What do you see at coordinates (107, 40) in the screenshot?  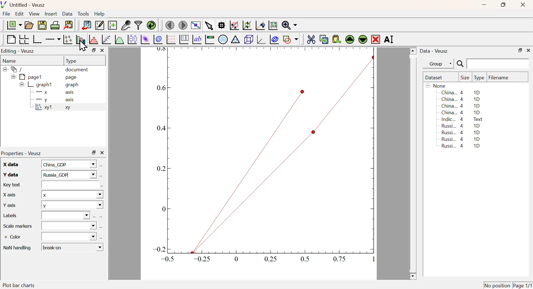 I see `Fit a function to data` at bounding box center [107, 40].